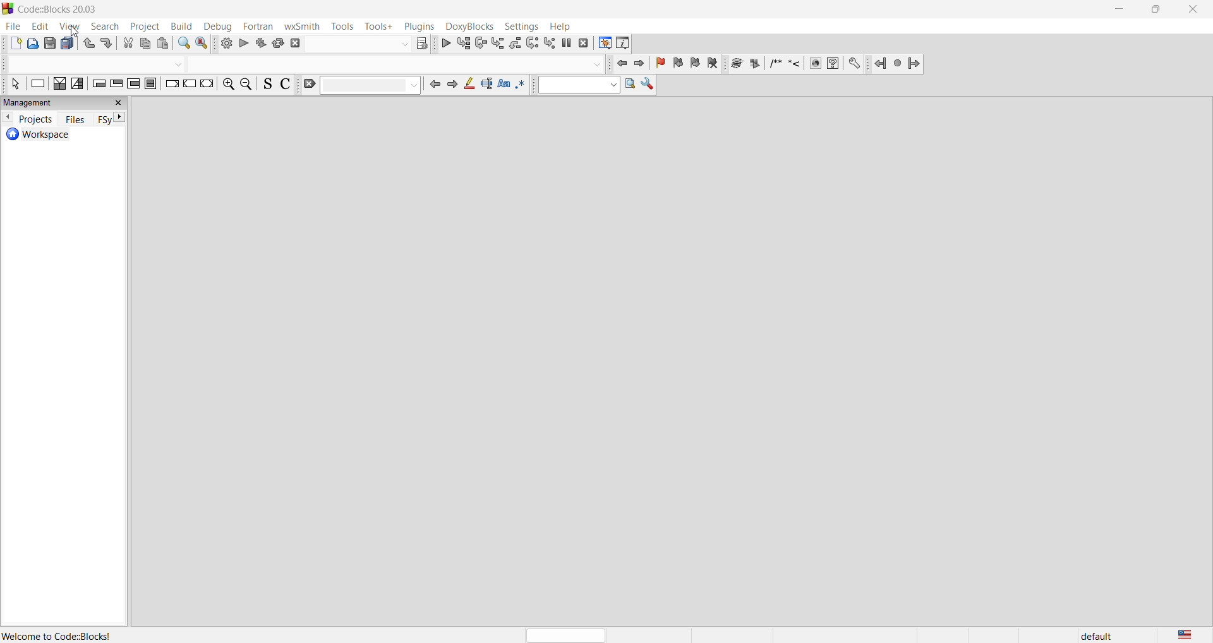  Describe the element at coordinates (468, 26) in the screenshot. I see `doxyBlocks` at that location.